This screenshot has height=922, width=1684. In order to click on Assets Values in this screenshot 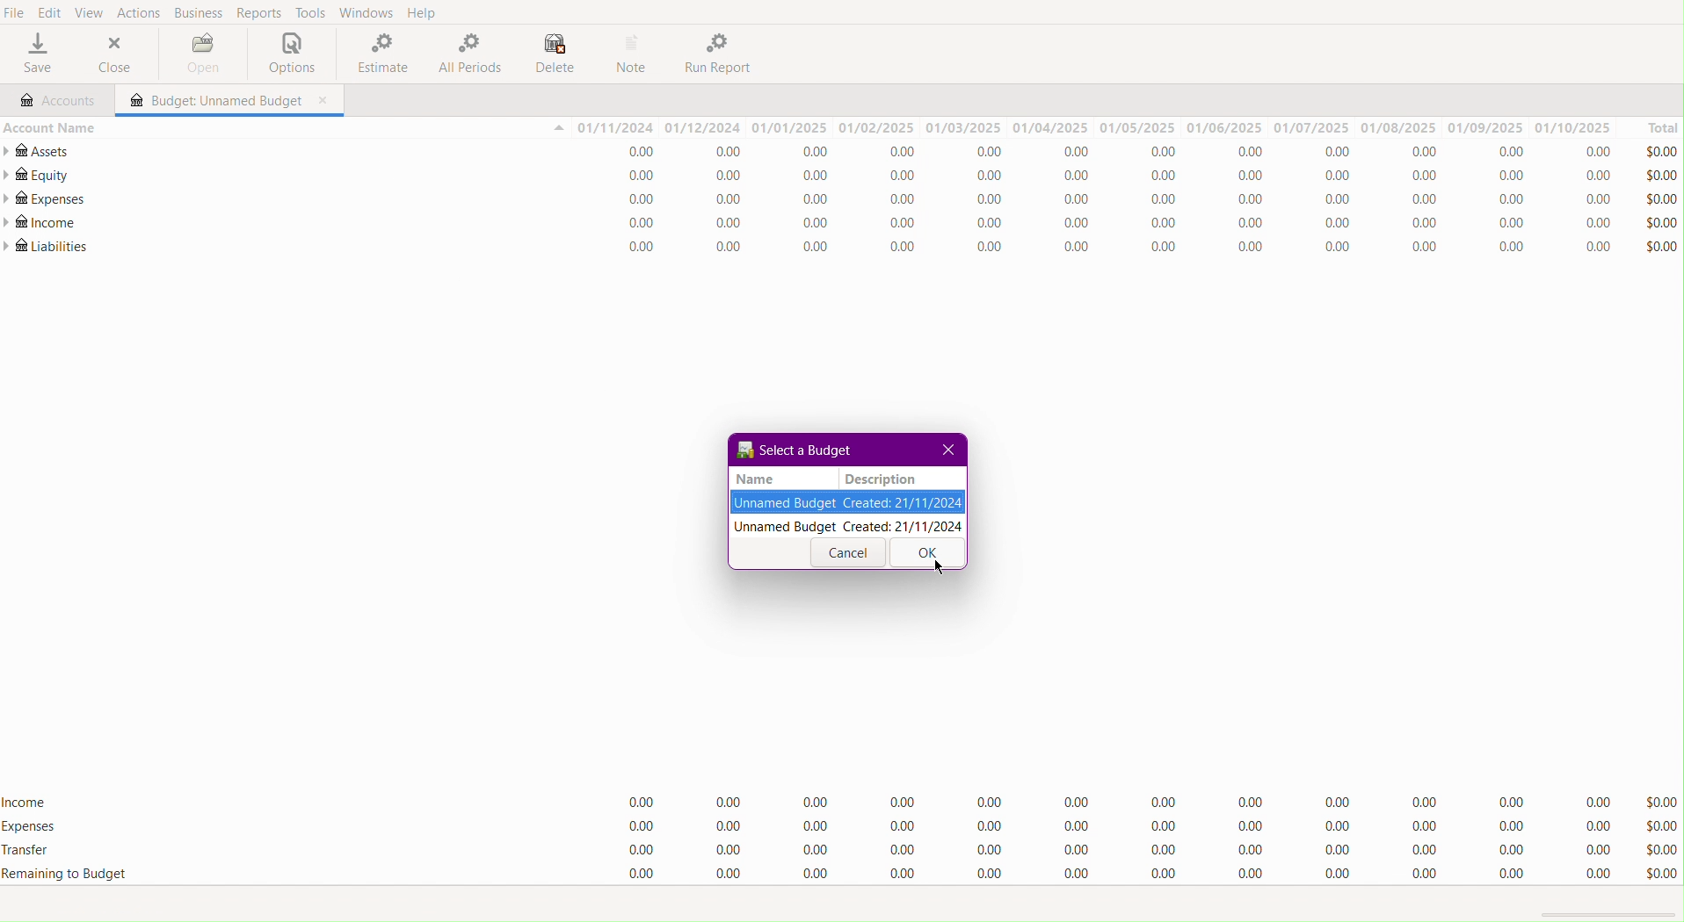, I will do `click(1117, 153)`.